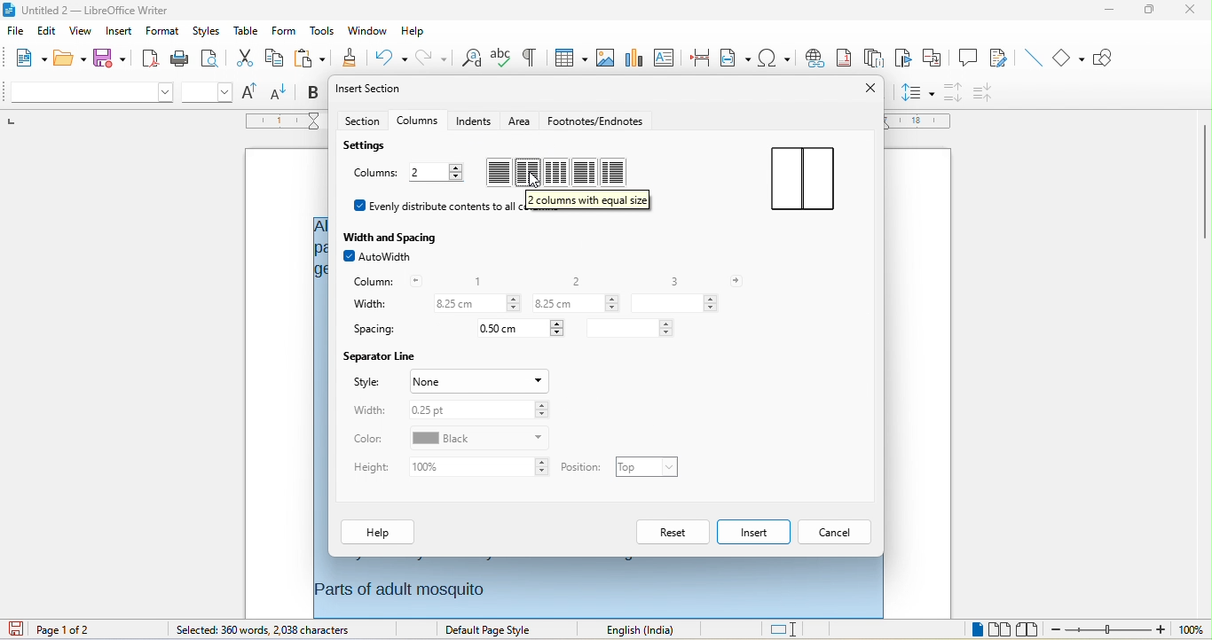  What do you see at coordinates (370, 439) in the screenshot?
I see `color` at bounding box center [370, 439].